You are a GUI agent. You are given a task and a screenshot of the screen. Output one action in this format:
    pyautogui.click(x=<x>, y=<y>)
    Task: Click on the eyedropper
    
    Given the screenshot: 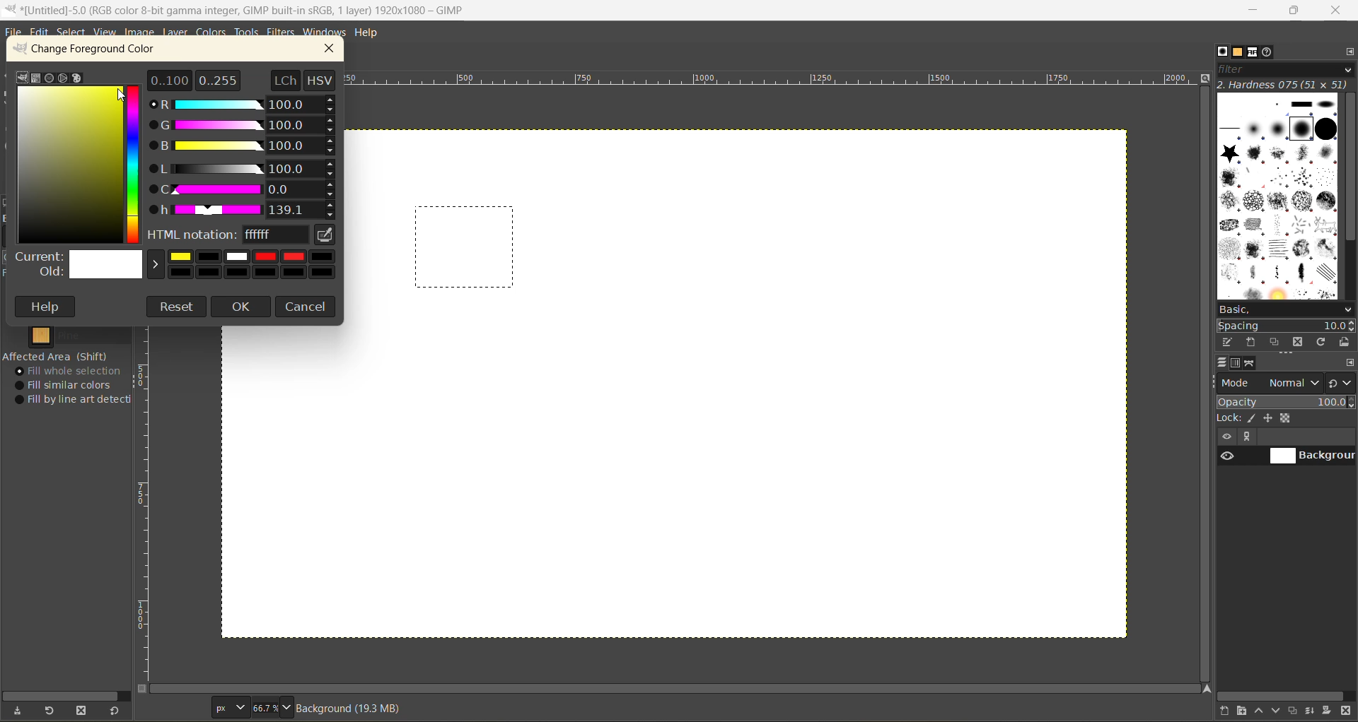 What is the action you would take?
    pyautogui.click(x=326, y=235)
    